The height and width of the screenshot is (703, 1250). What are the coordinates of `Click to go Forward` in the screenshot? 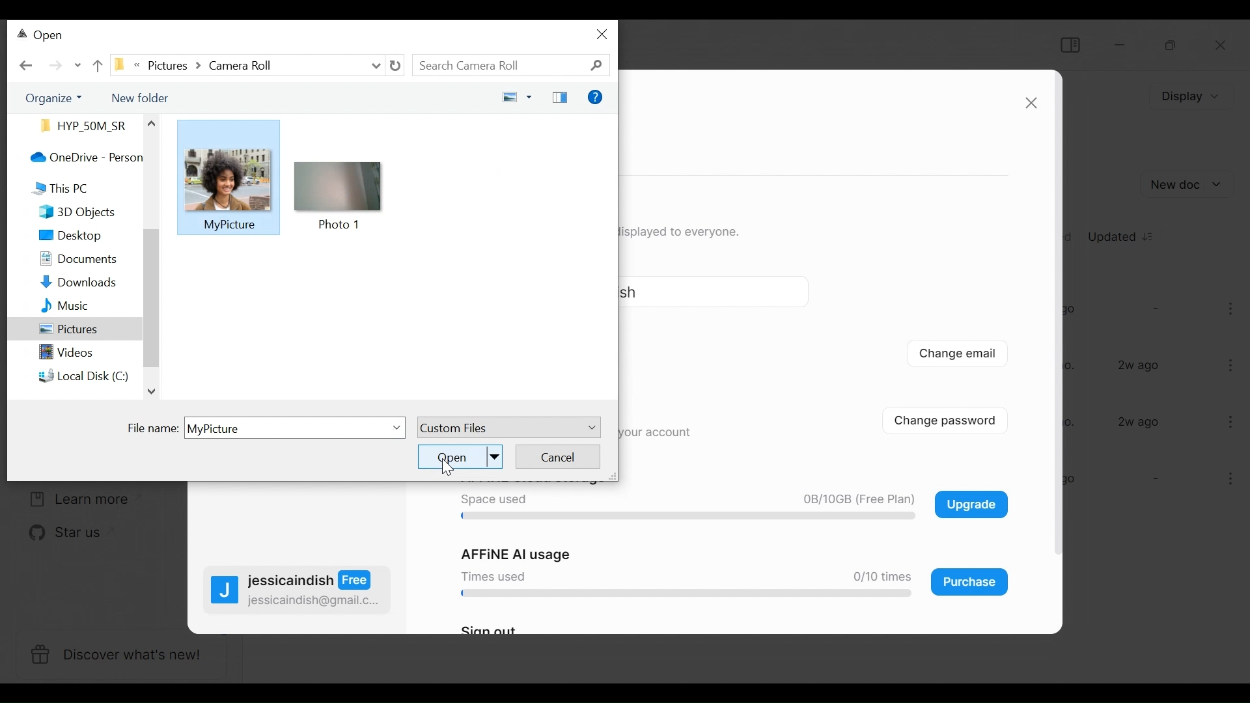 It's located at (55, 66).